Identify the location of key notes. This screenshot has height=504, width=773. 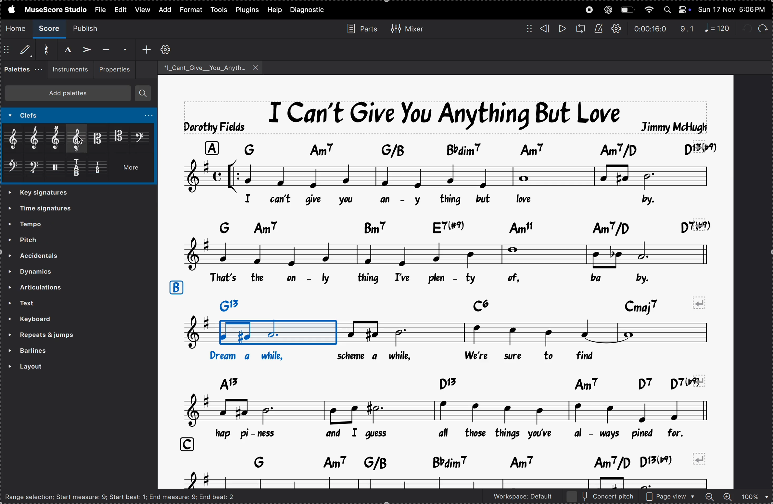
(464, 304).